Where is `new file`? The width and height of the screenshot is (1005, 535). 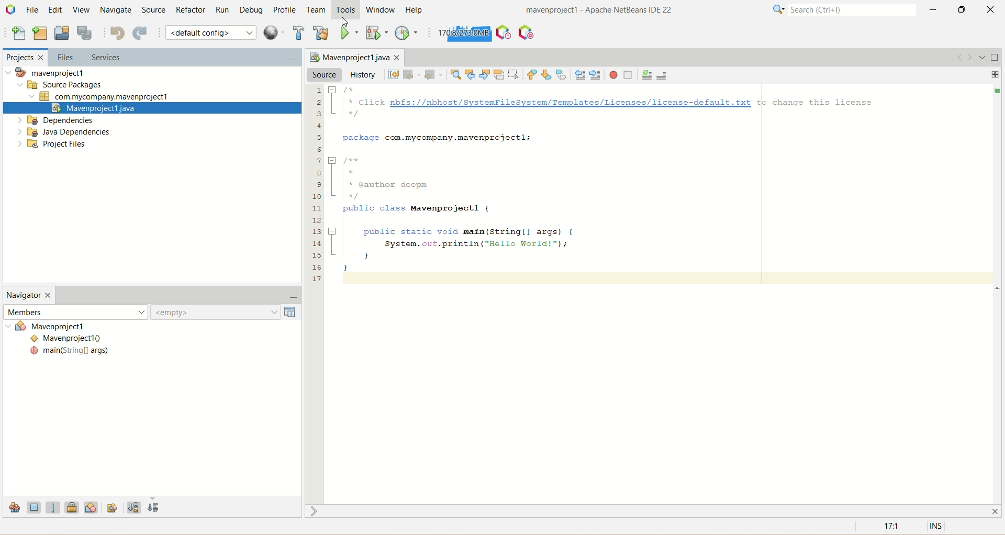 new file is located at coordinates (17, 35).